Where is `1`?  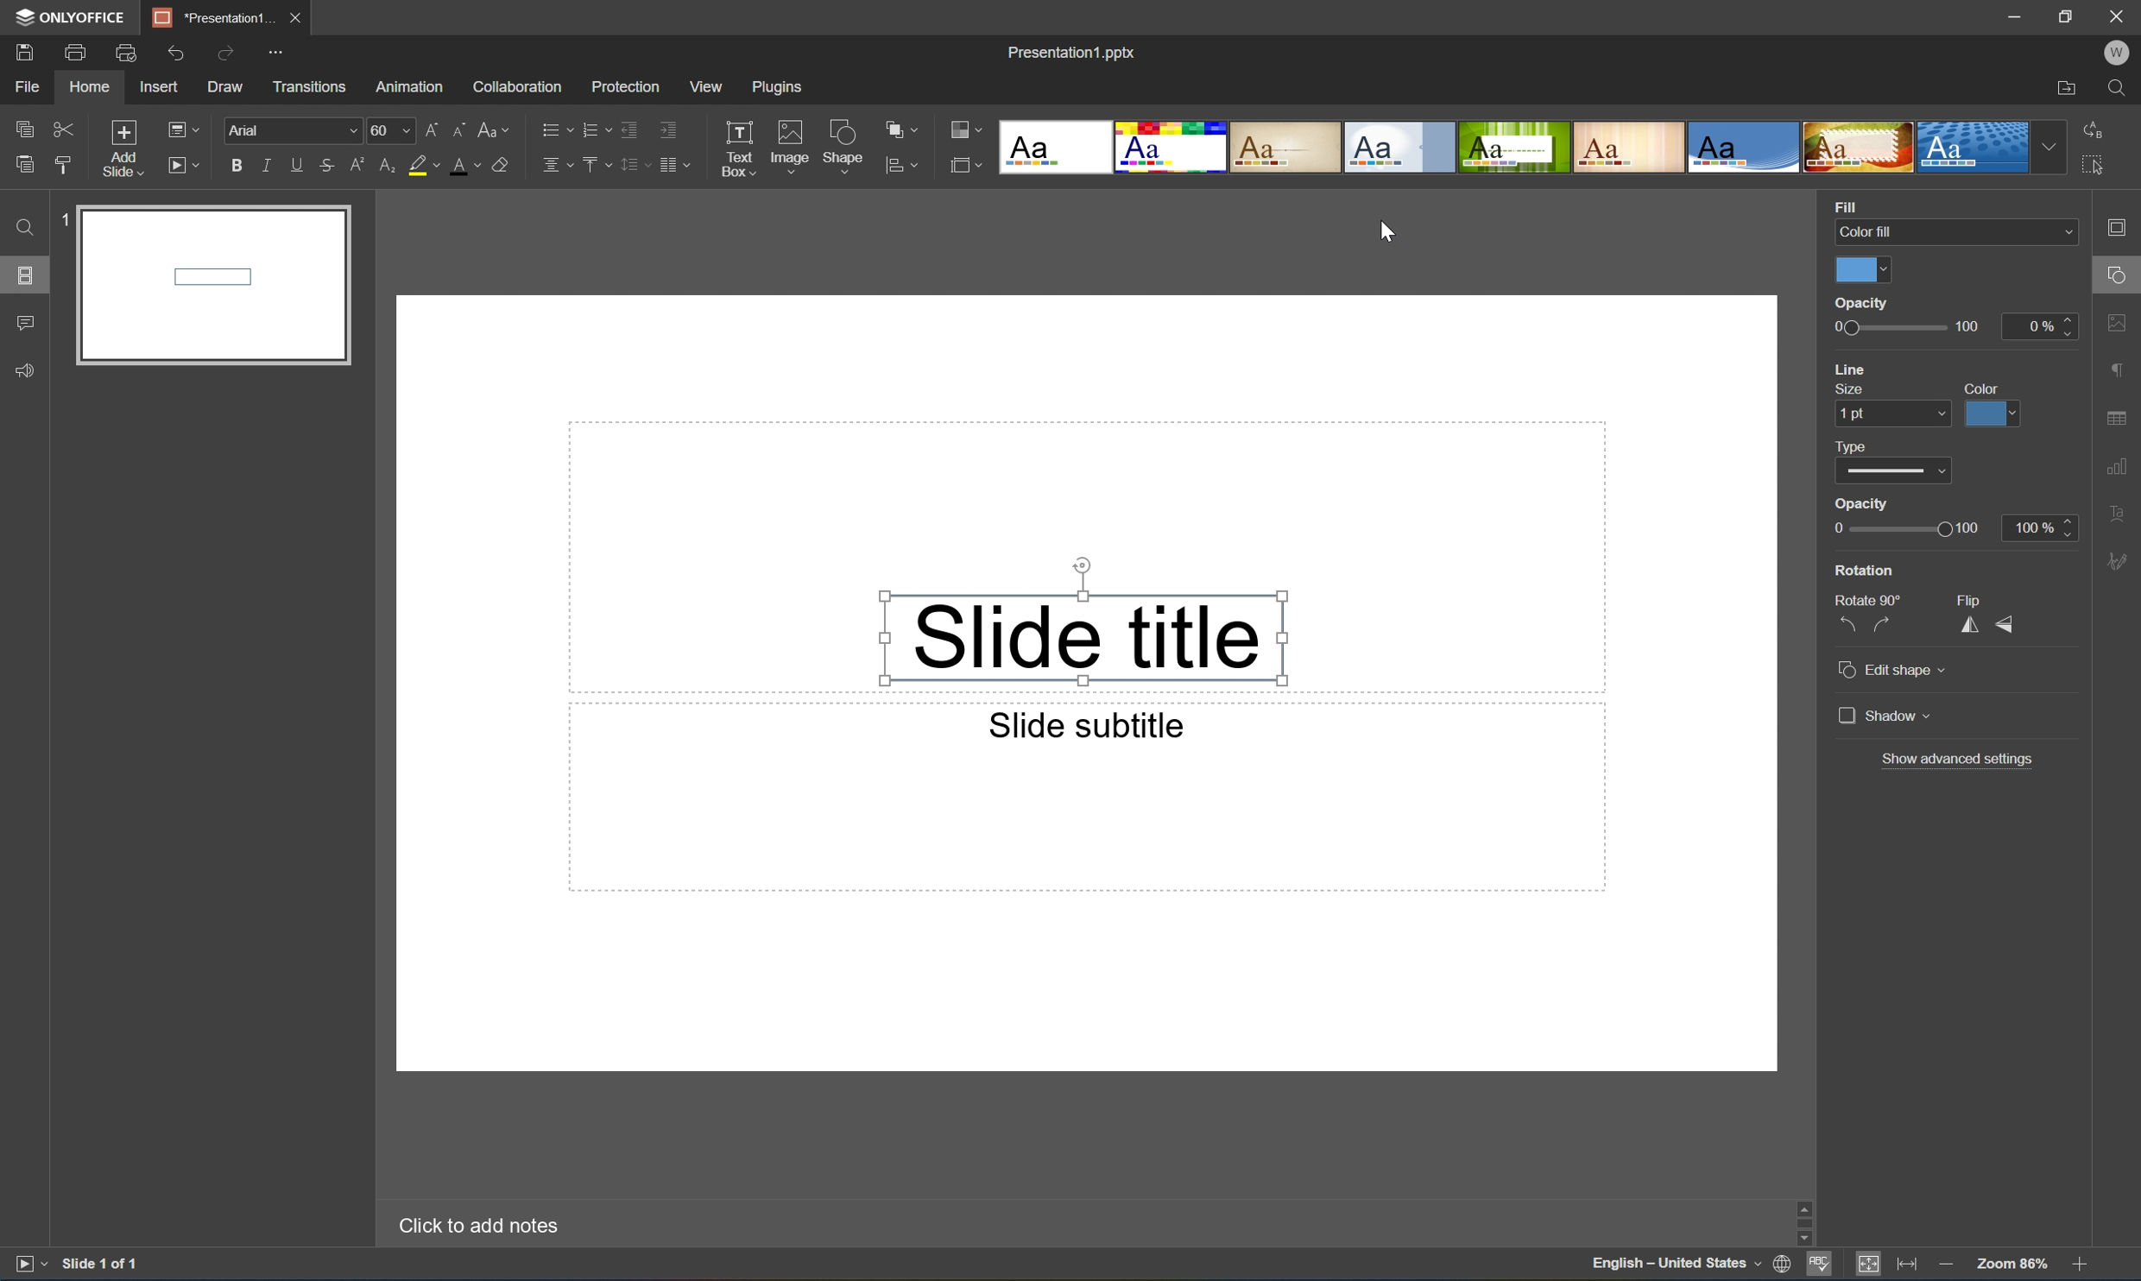
1 is located at coordinates (58, 223).